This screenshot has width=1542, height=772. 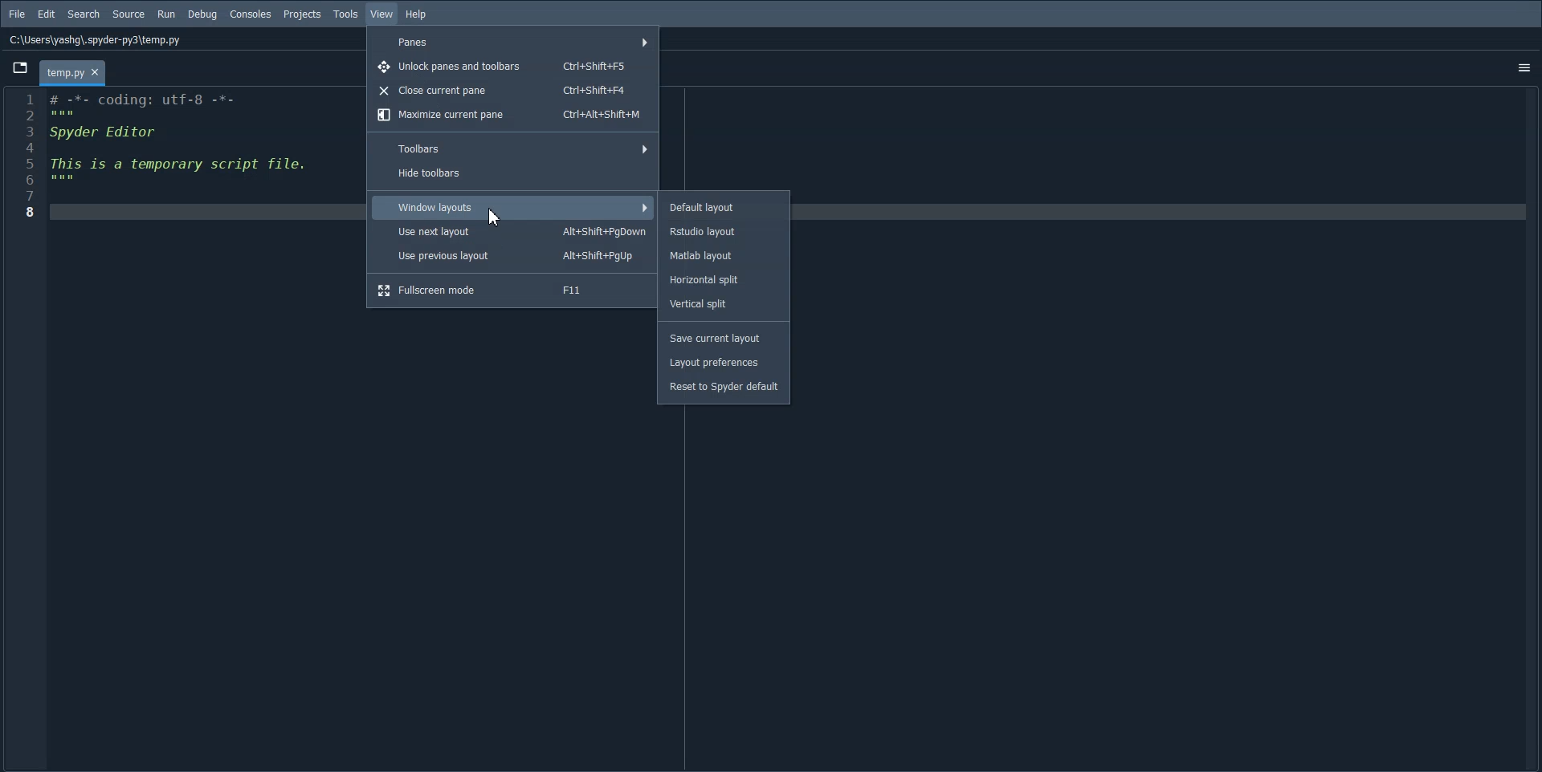 What do you see at coordinates (723, 206) in the screenshot?
I see `Default layout` at bounding box center [723, 206].